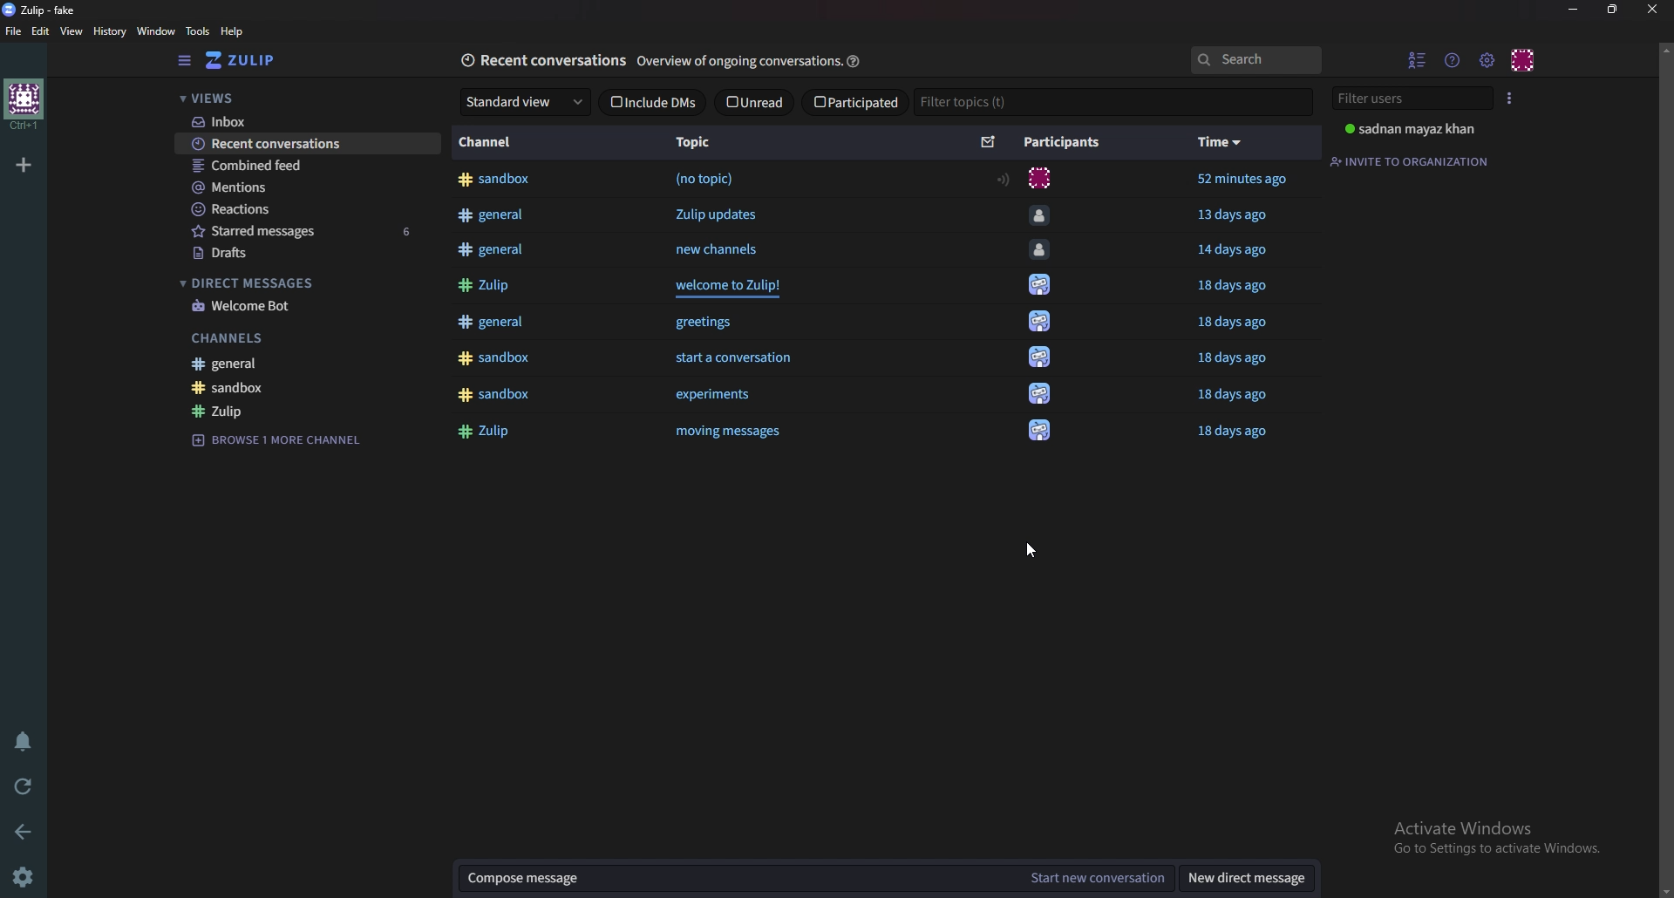 Image resolution: width=1674 pixels, height=898 pixels. What do you see at coordinates (1229, 399) in the screenshot?
I see `18 days ago` at bounding box center [1229, 399].